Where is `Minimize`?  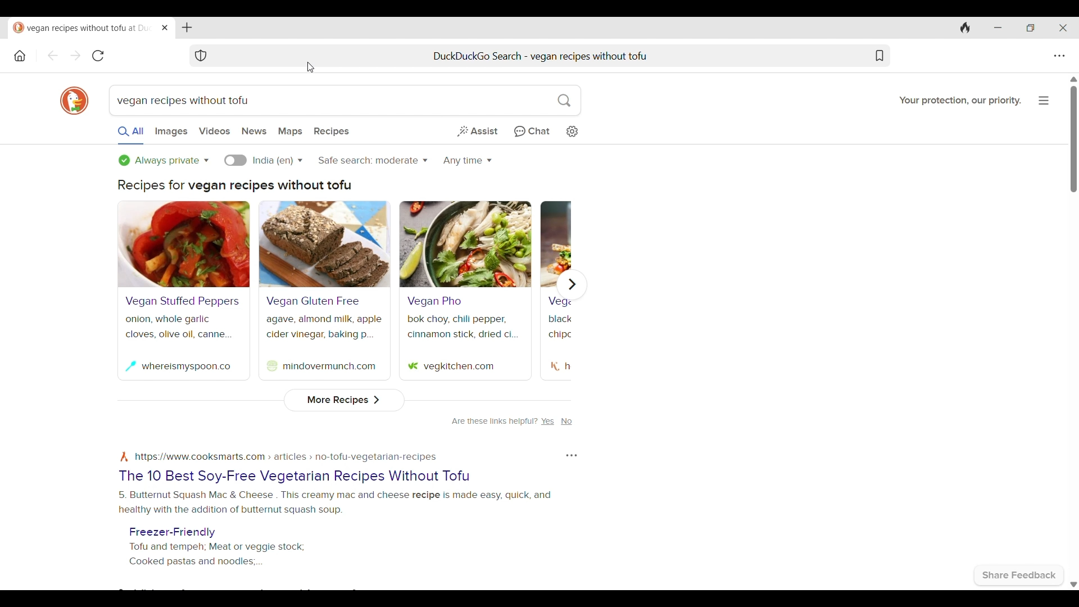
Minimize is located at coordinates (998, 28).